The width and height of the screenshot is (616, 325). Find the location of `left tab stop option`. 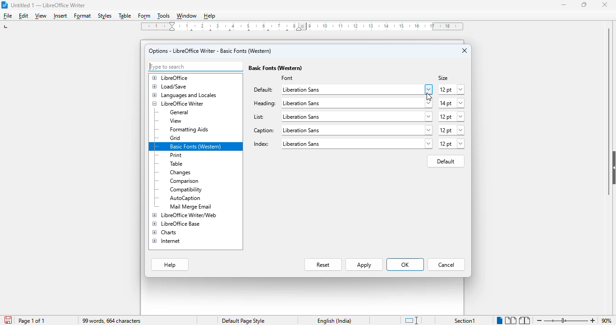

left tab stop option is located at coordinates (7, 27).